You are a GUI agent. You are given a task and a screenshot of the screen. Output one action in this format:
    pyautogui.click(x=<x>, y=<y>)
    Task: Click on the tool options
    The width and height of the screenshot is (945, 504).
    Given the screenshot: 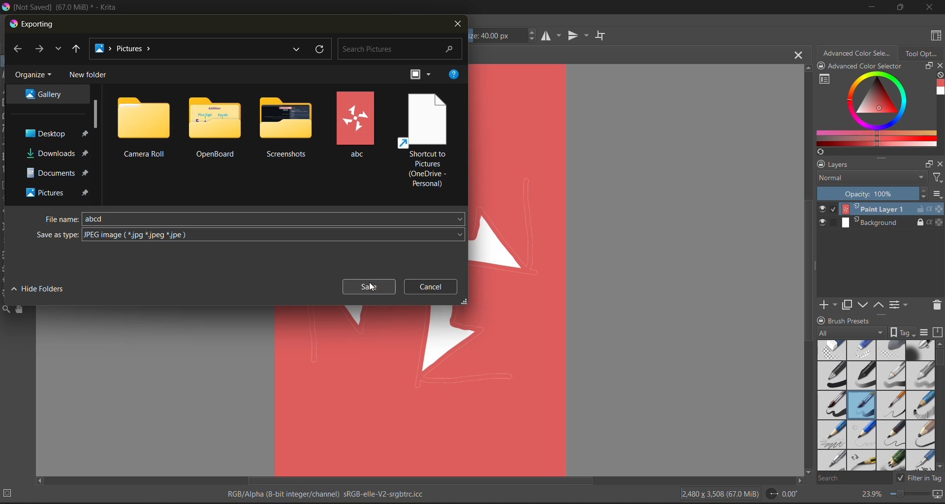 What is the action you would take?
    pyautogui.click(x=922, y=55)
    